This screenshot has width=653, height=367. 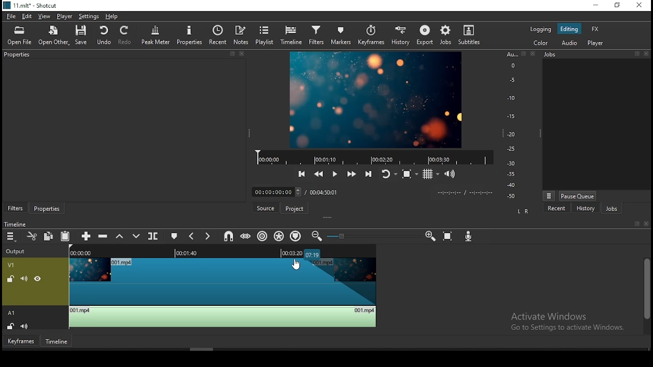 What do you see at coordinates (28, 16) in the screenshot?
I see `edit` at bounding box center [28, 16].